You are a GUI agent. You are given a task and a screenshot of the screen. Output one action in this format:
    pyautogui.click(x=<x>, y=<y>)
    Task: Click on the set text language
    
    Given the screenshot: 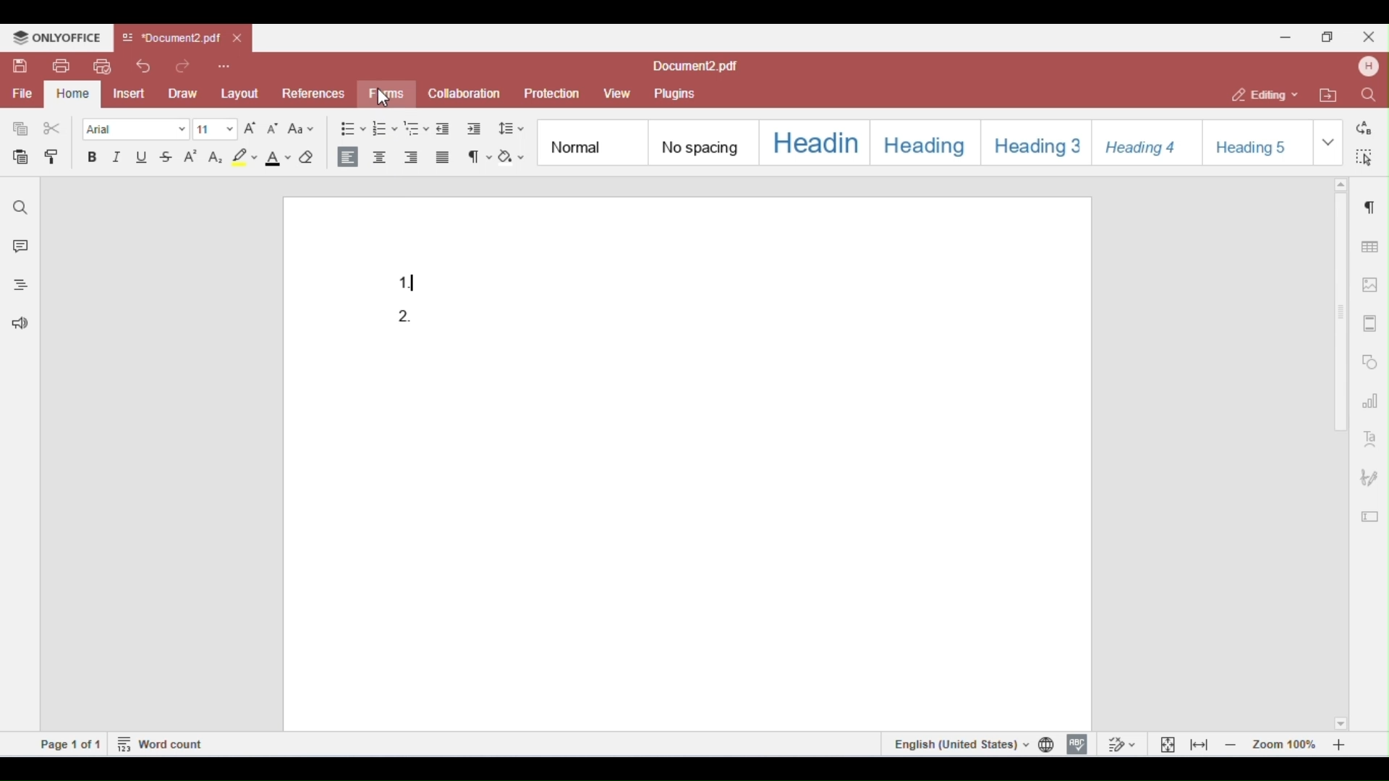 What is the action you would take?
    pyautogui.click(x=959, y=743)
    